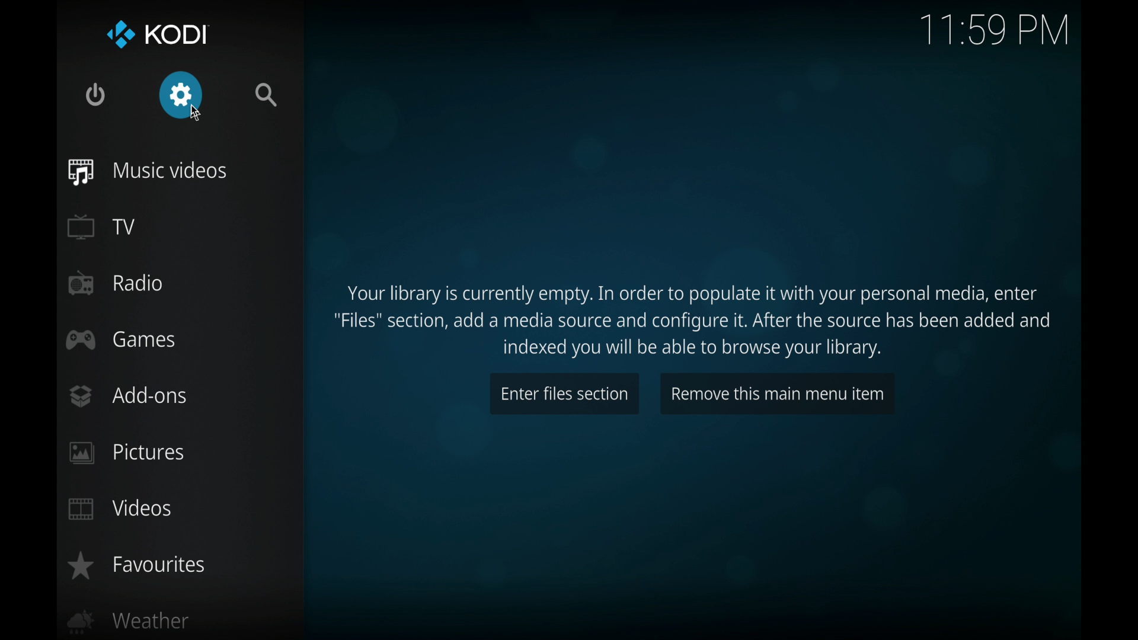  What do you see at coordinates (267, 94) in the screenshot?
I see `search` at bounding box center [267, 94].